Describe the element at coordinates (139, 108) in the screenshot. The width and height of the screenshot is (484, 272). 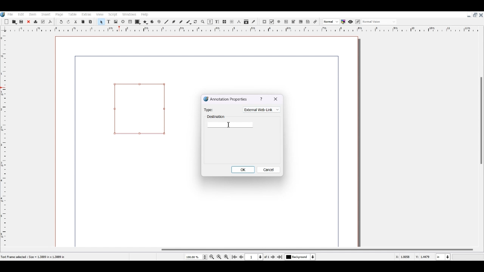
I see `Link Annotation` at that location.